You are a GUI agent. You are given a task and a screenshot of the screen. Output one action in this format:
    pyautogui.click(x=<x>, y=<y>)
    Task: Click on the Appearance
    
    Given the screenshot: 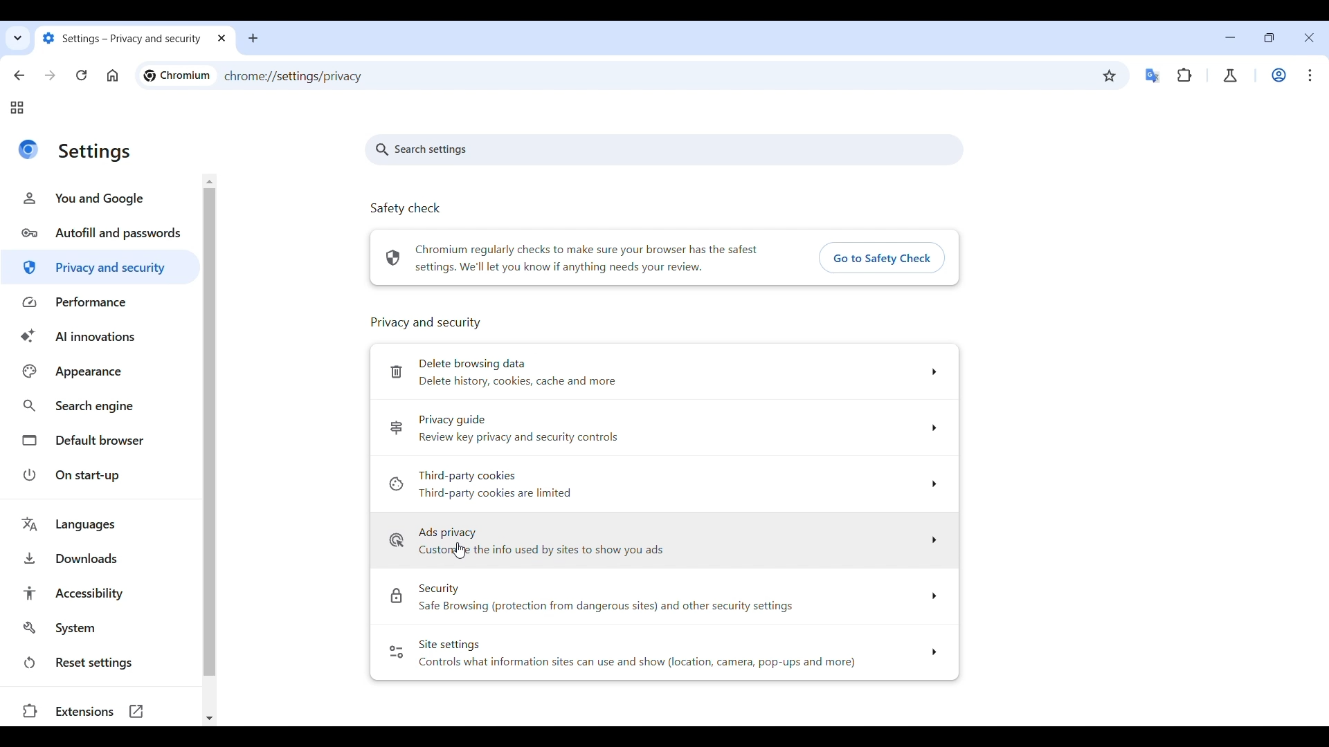 What is the action you would take?
    pyautogui.click(x=99, y=371)
    